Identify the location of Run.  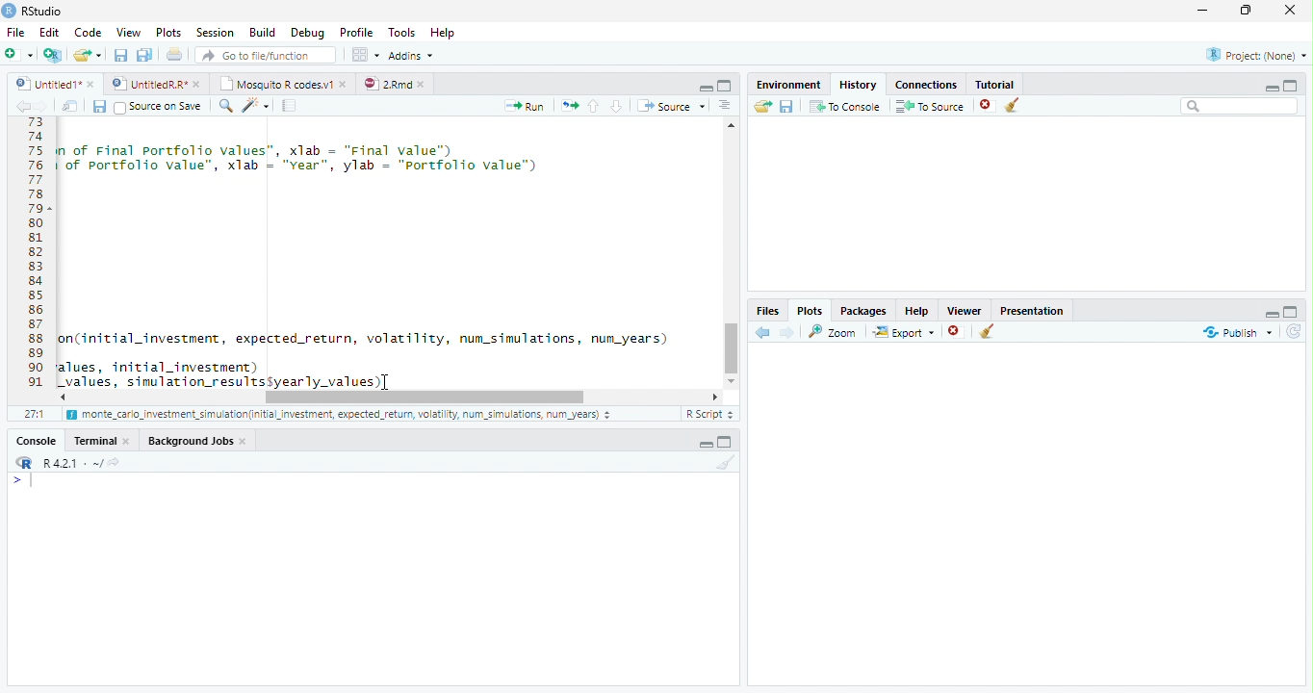
(526, 106).